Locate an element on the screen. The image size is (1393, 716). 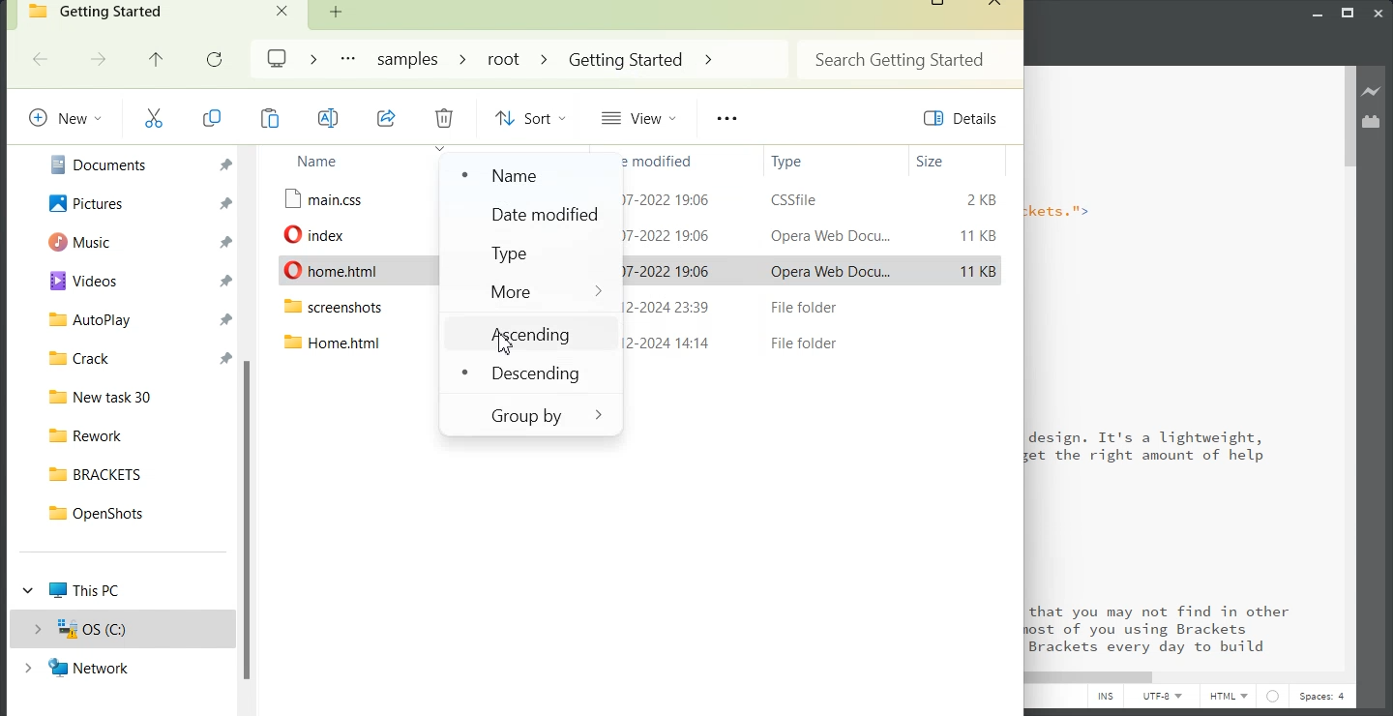
Add new Folder is located at coordinates (336, 12).